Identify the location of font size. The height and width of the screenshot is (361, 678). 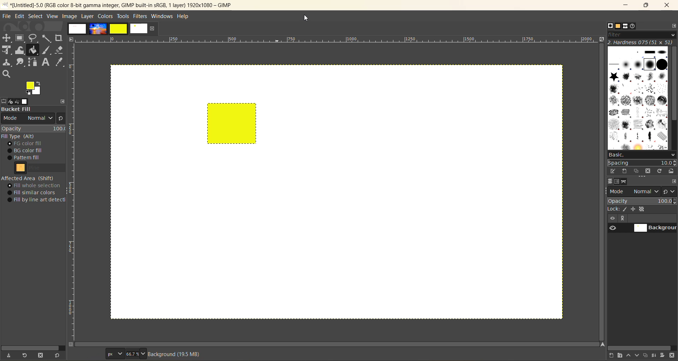
(126, 354).